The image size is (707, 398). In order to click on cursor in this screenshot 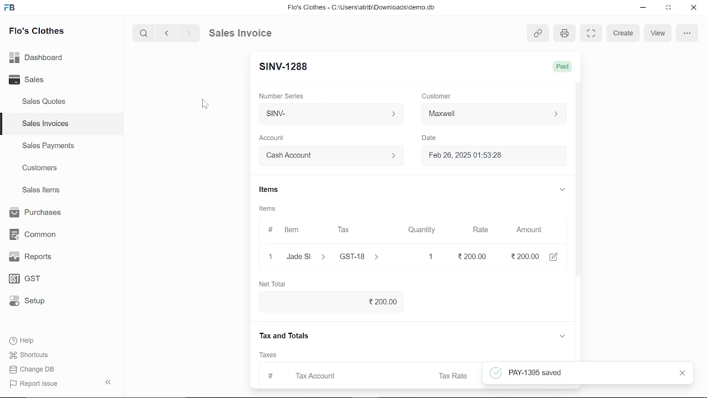, I will do `click(206, 104)`.